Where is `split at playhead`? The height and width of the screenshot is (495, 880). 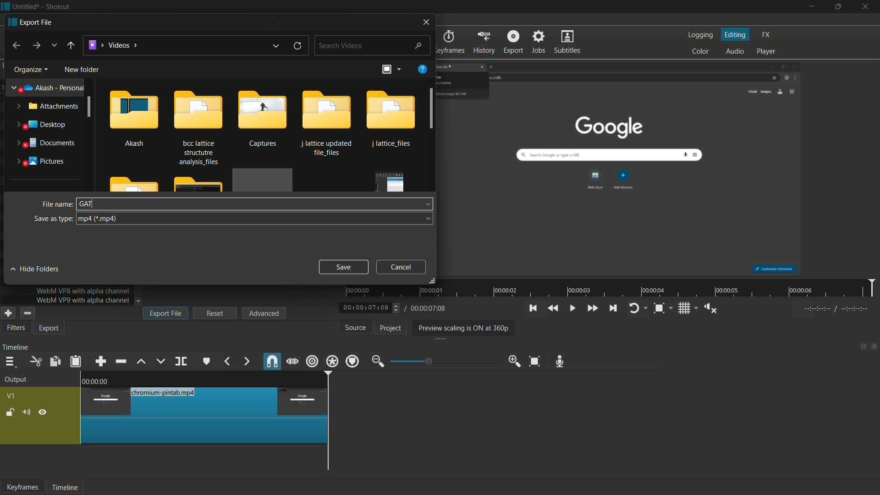
split at playhead is located at coordinates (181, 362).